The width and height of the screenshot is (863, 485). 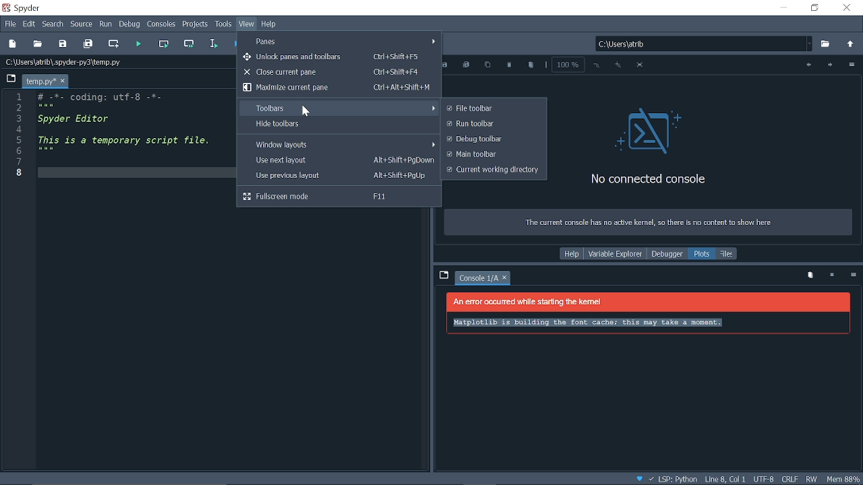 What do you see at coordinates (703, 254) in the screenshot?
I see `Plots` at bounding box center [703, 254].